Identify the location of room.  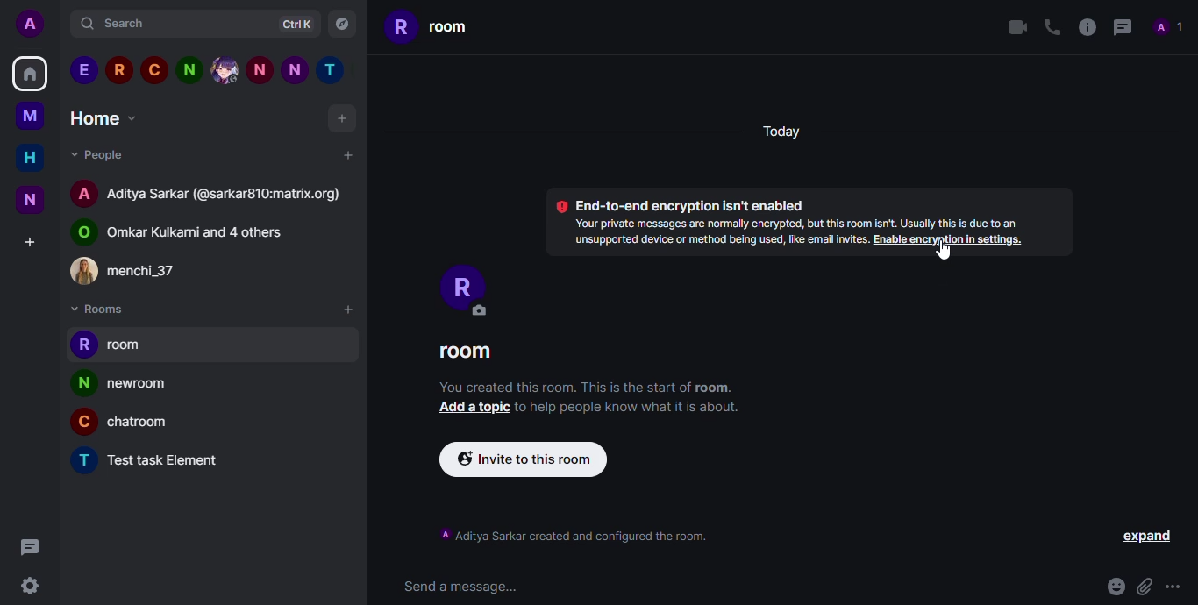
(142, 388).